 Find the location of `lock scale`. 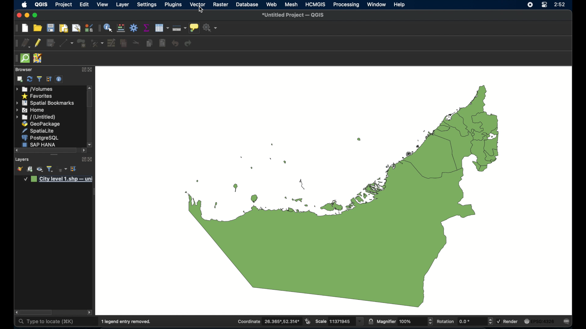

lock scale is located at coordinates (371, 321).